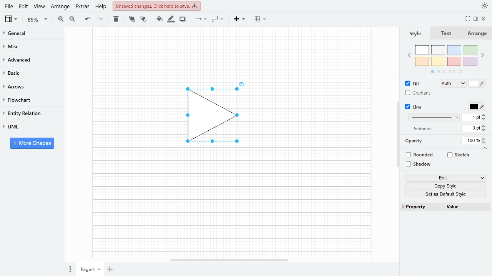  What do you see at coordinates (484, 131) in the screenshot?
I see `Decrease perimeter` at bounding box center [484, 131].